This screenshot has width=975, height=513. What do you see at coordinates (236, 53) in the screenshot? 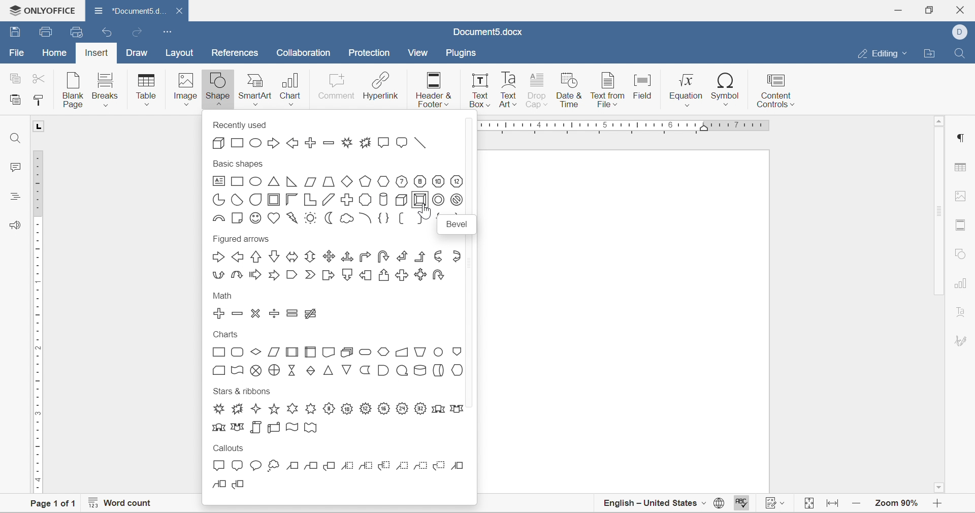
I see `references` at bounding box center [236, 53].